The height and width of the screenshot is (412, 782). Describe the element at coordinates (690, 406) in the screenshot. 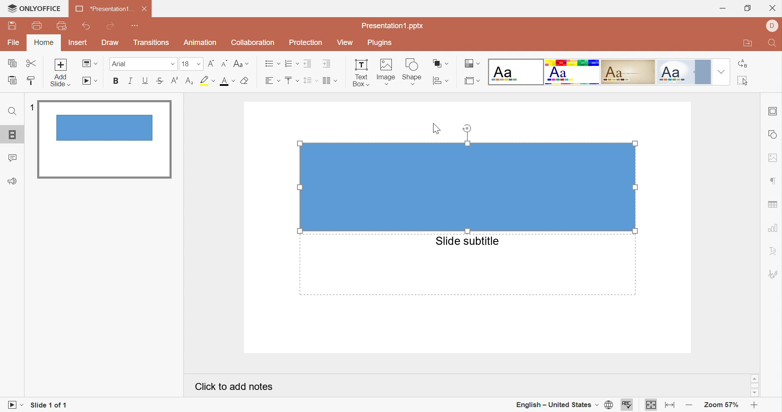

I see `Zoom out` at that location.